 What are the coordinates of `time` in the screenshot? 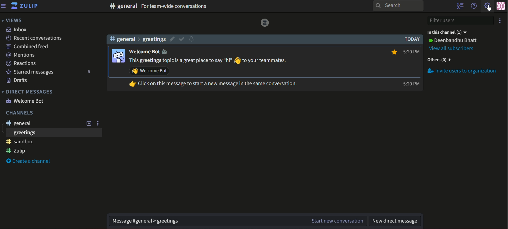 It's located at (411, 67).